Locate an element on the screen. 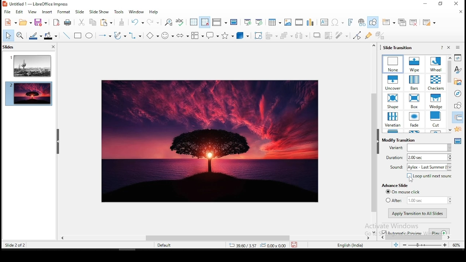 Image resolution: width=466 pixels, height=262 pixels. close pane is located at coordinates (448, 48).